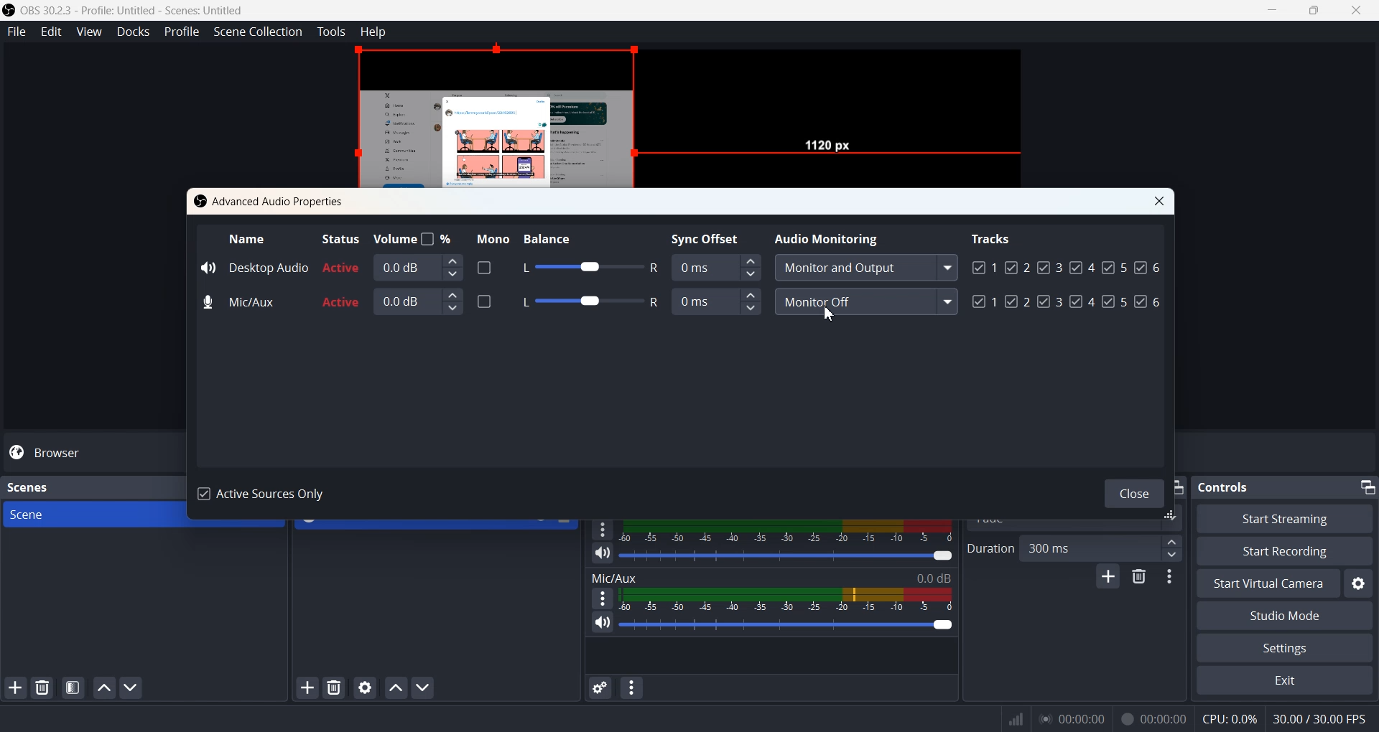 The height and width of the screenshot is (732, 1379). What do you see at coordinates (1229, 486) in the screenshot?
I see `Controls` at bounding box center [1229, 486].